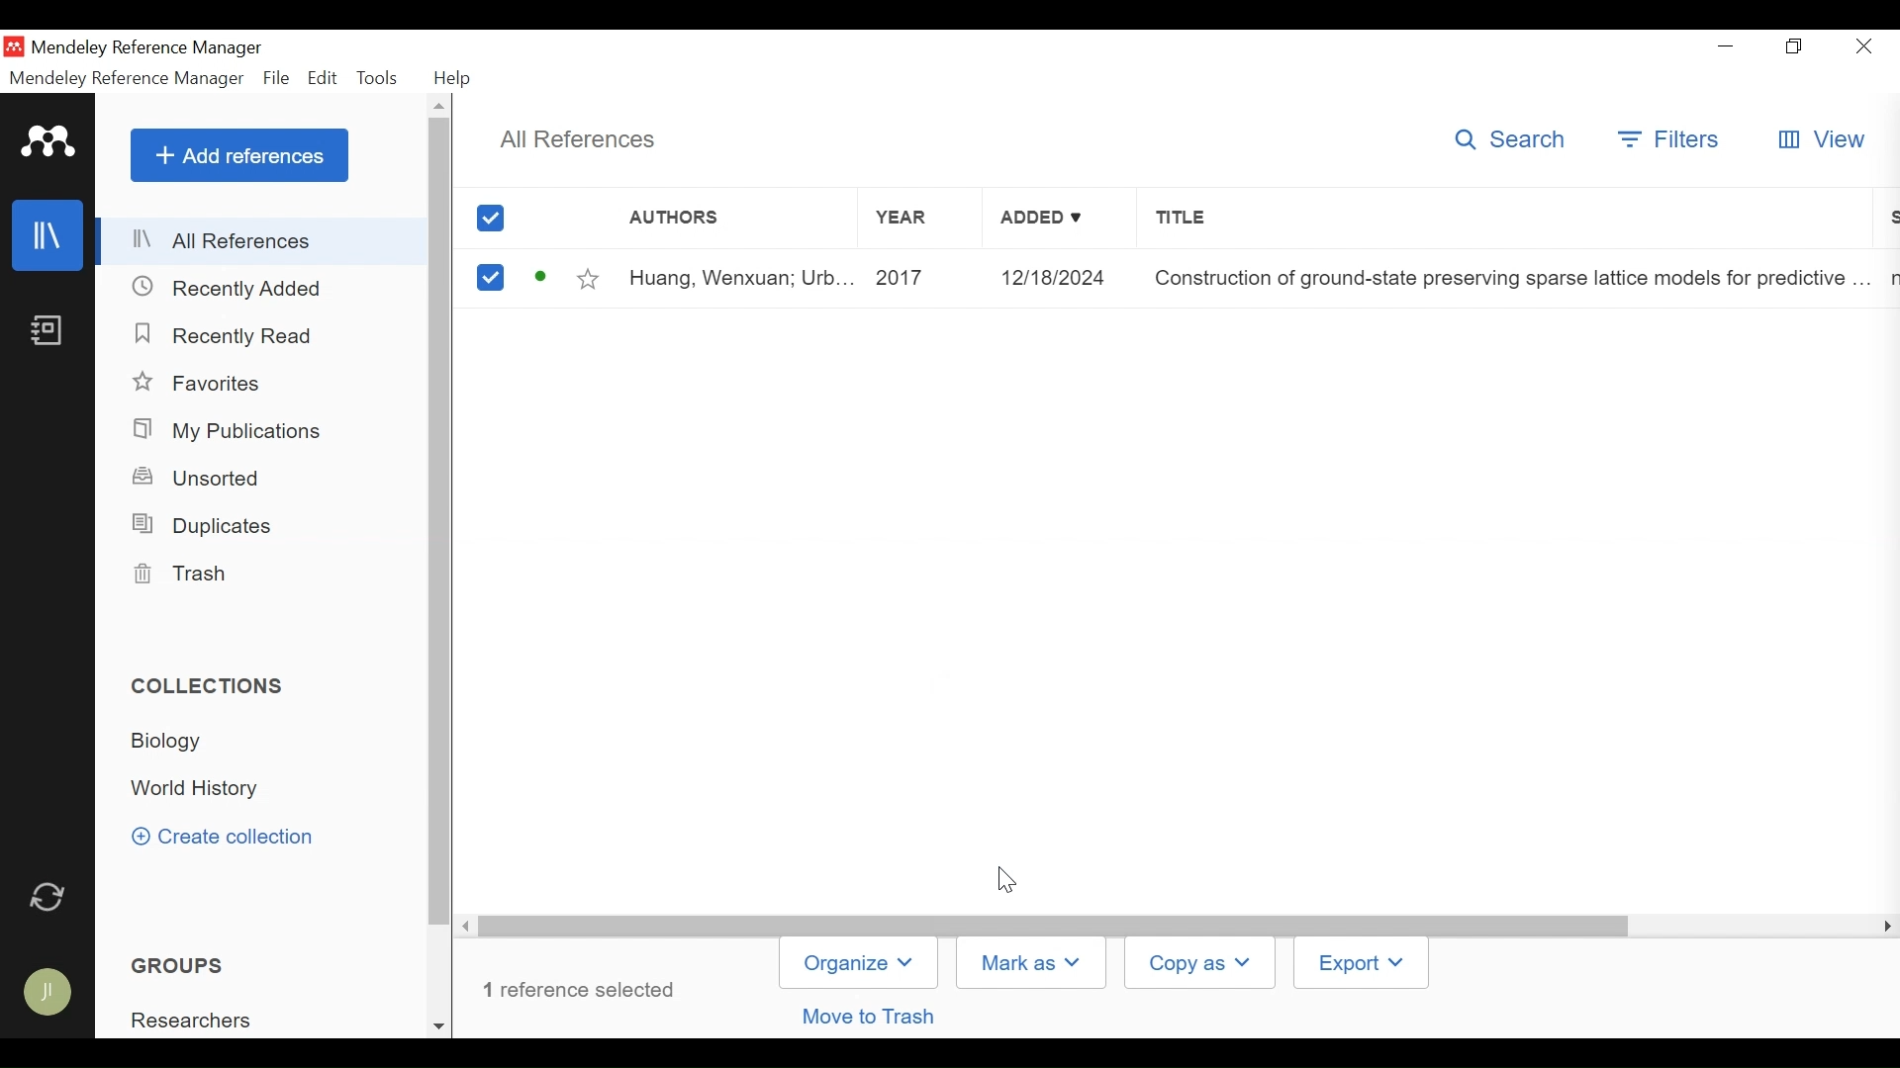 The width and height of the screenshot is (1900, 1068). Describe the element at coordinates (1054, 924) in the screenshot. I see `Vertical Scroll bar` at that location.